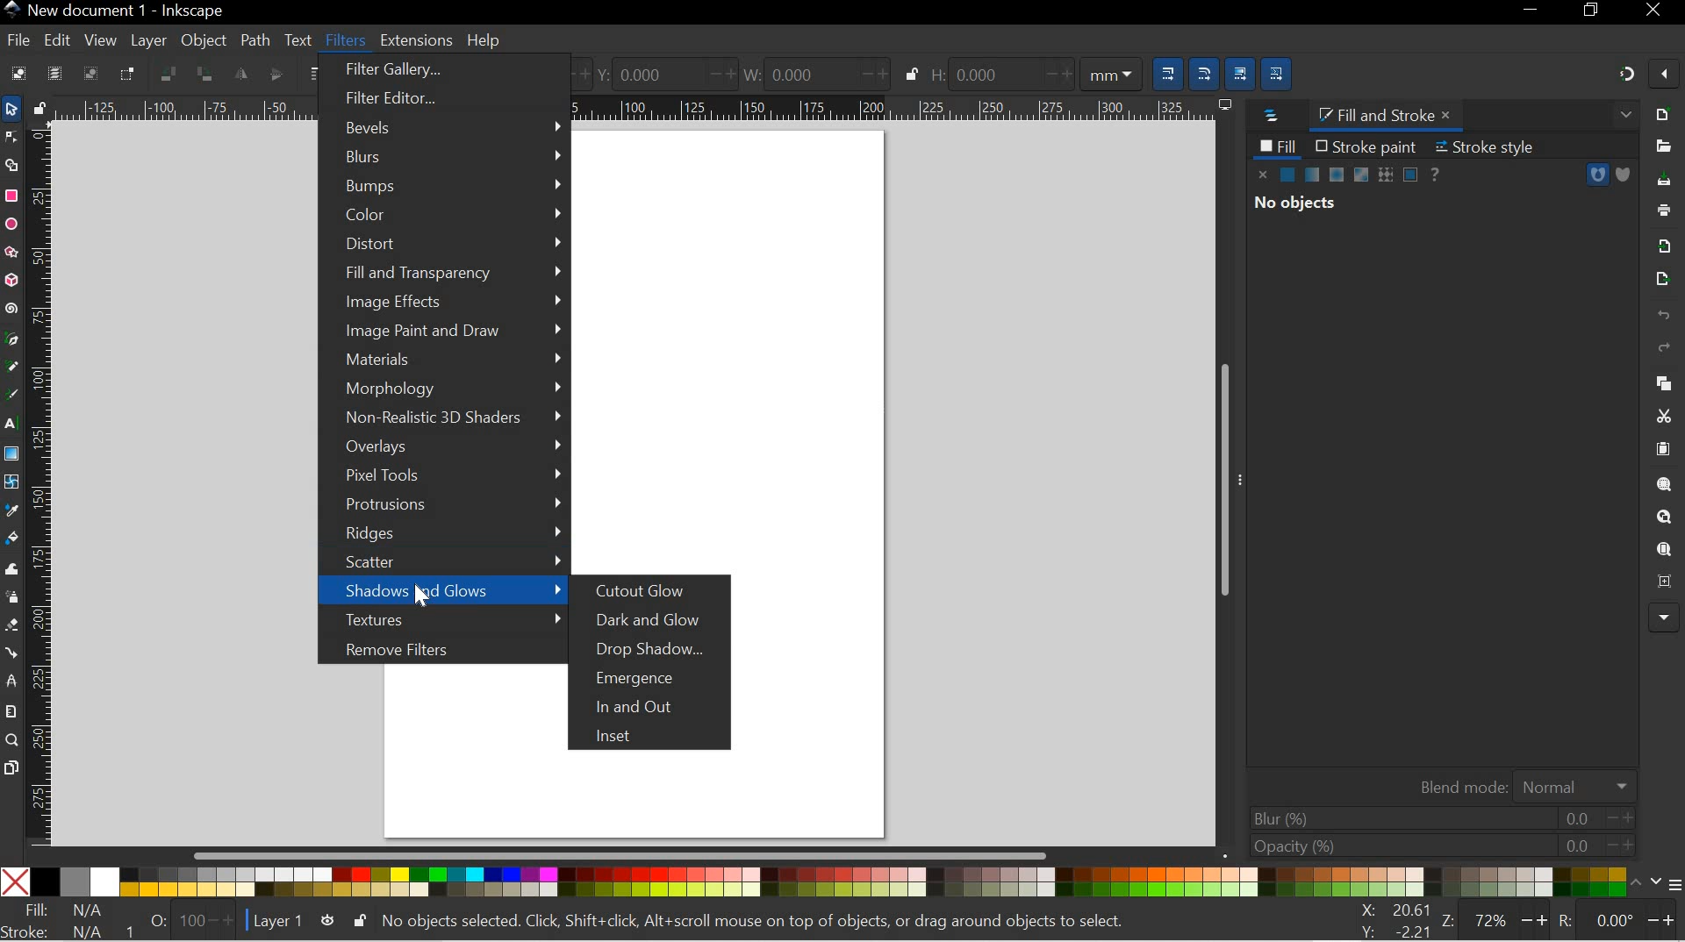  What do you see at coordinates (1660, 146) in the screenshot?
I see `OPEN FILE DIALOG` at bounding box center [1660, 146].